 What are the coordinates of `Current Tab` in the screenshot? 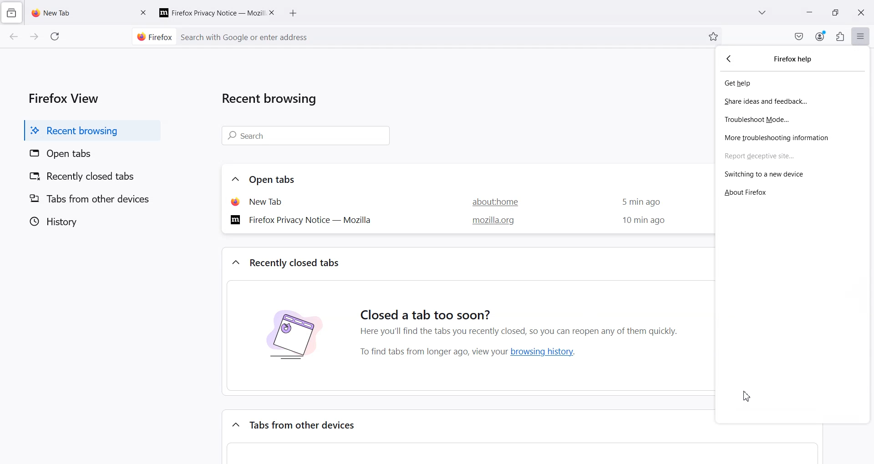 It's located at (77, 12).